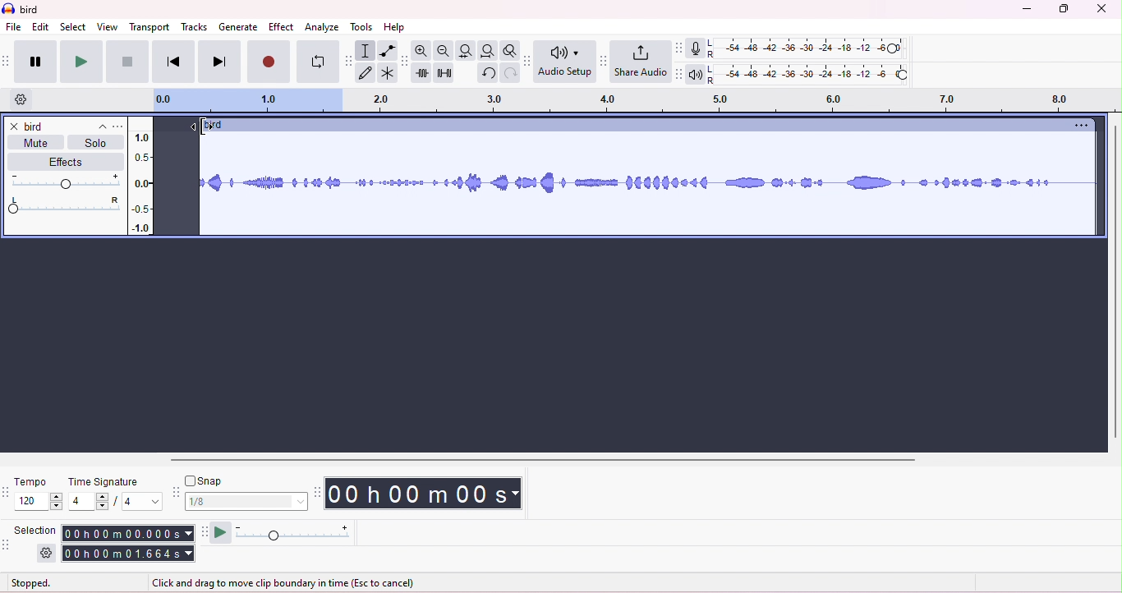 The height and width of the screenshot is (593, 1122). What do you see at coordinates (36, 145) in the screenshot?
I see `mute` at bounding box center [36, 145].